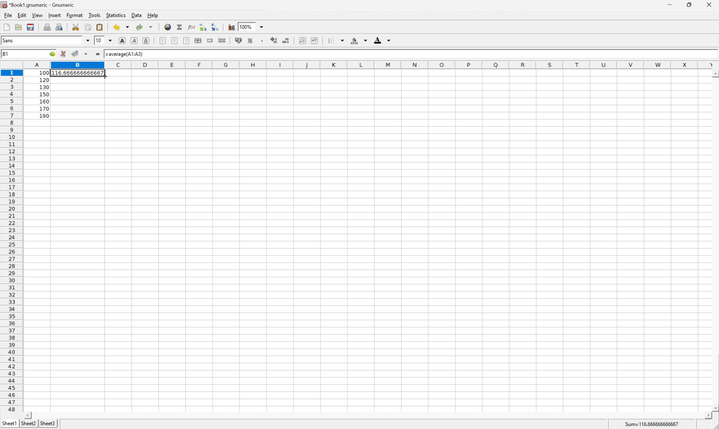 The width and height of the screenshot is (719, 429). Describe the element at coordinates (668, 4) in the screenshot. I see `Minimize` at that location.